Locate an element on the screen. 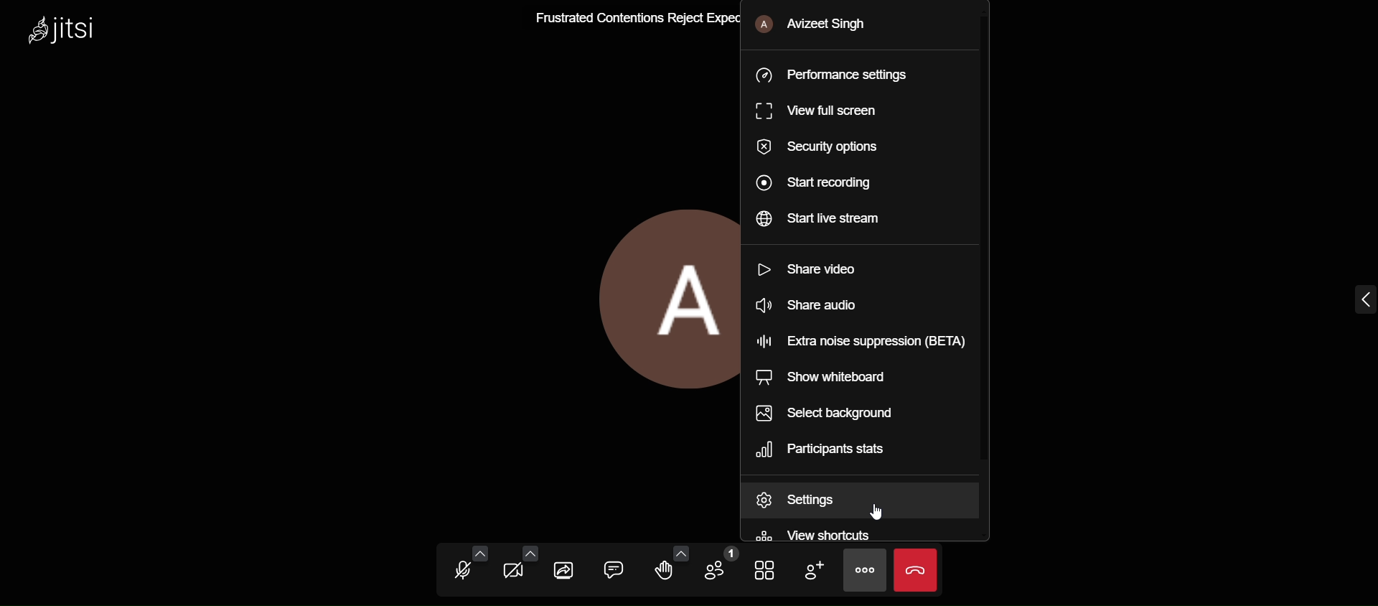 The image size is (1378, 606). end call is located at coordinates (920, 570).